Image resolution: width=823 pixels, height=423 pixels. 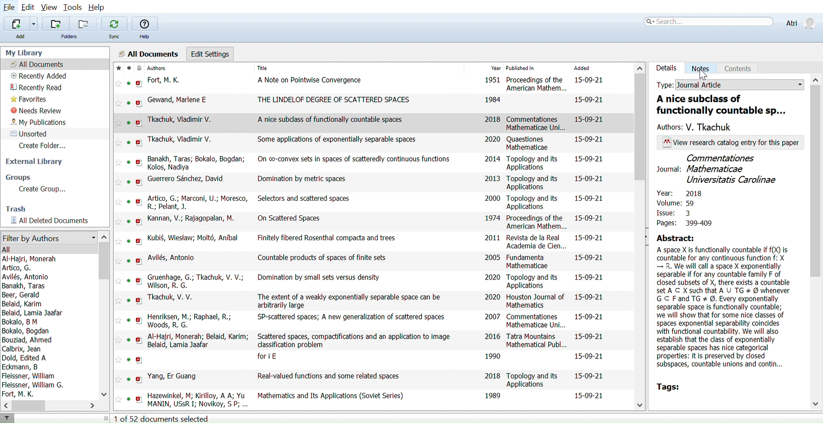 I want to click on 15-09-21, so click(x=591, y=396).